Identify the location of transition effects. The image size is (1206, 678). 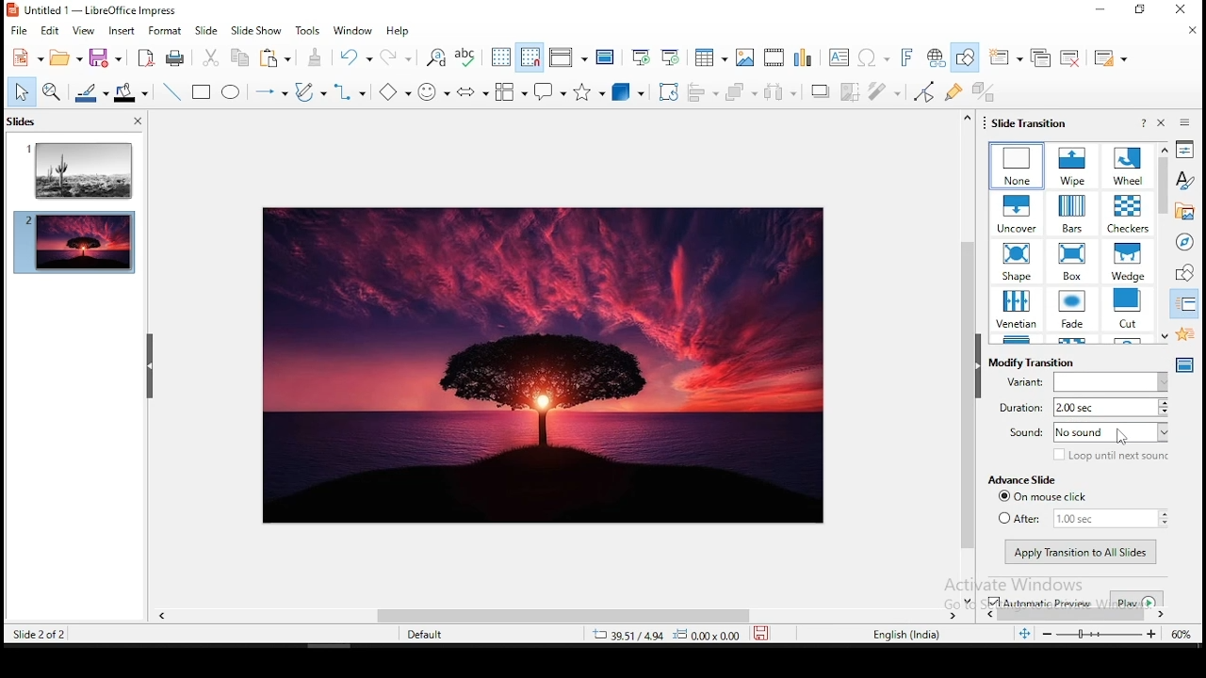
(1130, 165).